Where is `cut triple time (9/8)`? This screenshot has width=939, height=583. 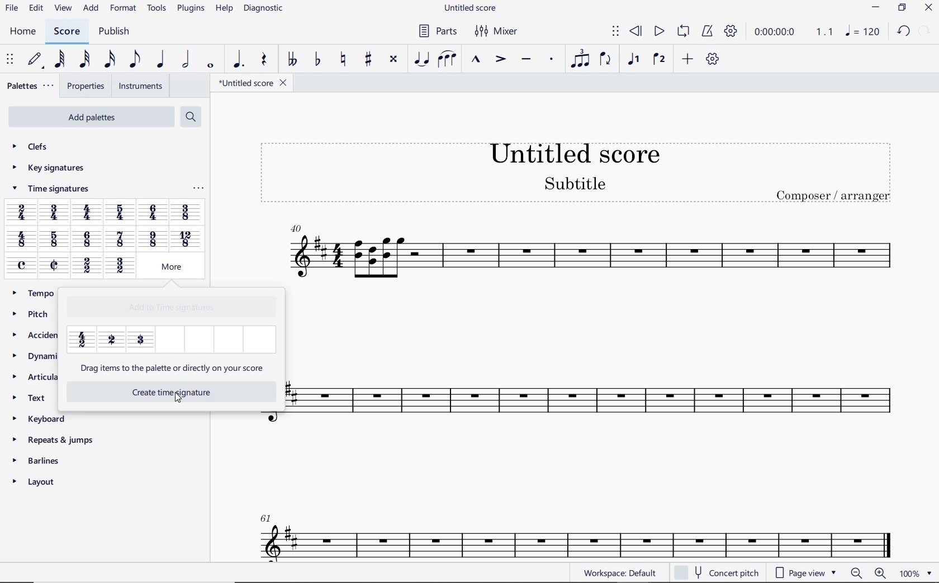 cut triple time (9/8) is located at coordinates (141, 338).